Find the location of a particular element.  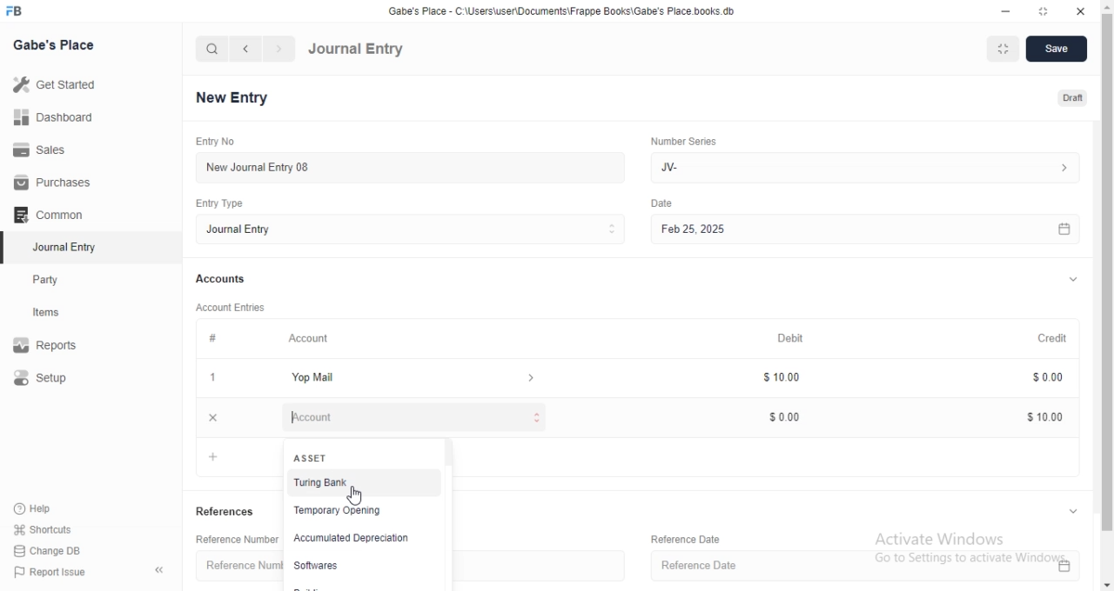

Gabe's Place is located at coordinates (53, 45).